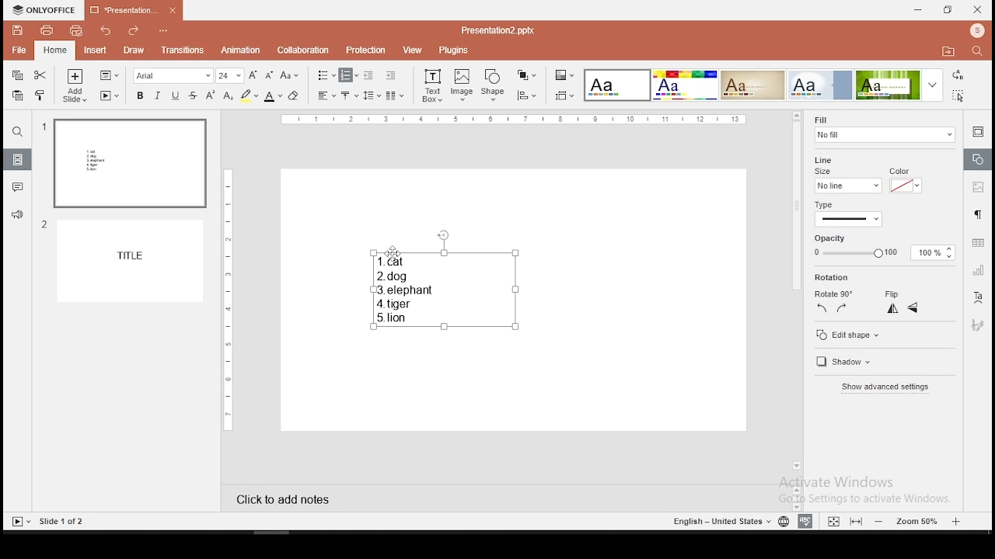  I want to click on subscript, so click(228, 95).